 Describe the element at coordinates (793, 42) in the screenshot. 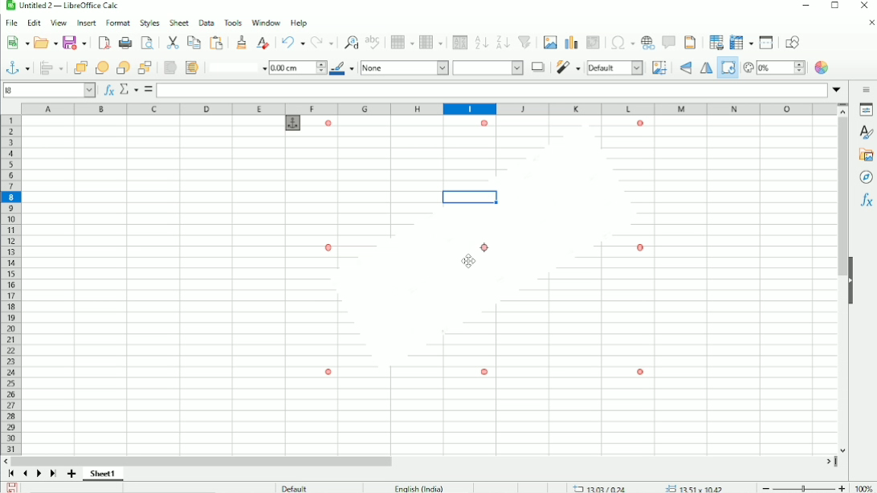

I see `Show draw functions` at that location.